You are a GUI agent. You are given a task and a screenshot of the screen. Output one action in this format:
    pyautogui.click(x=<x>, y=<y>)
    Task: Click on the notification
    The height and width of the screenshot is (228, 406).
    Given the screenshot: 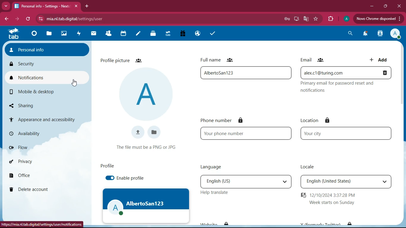 What is the action you would take?
    pyautogui.click(x=363, y=34)
    